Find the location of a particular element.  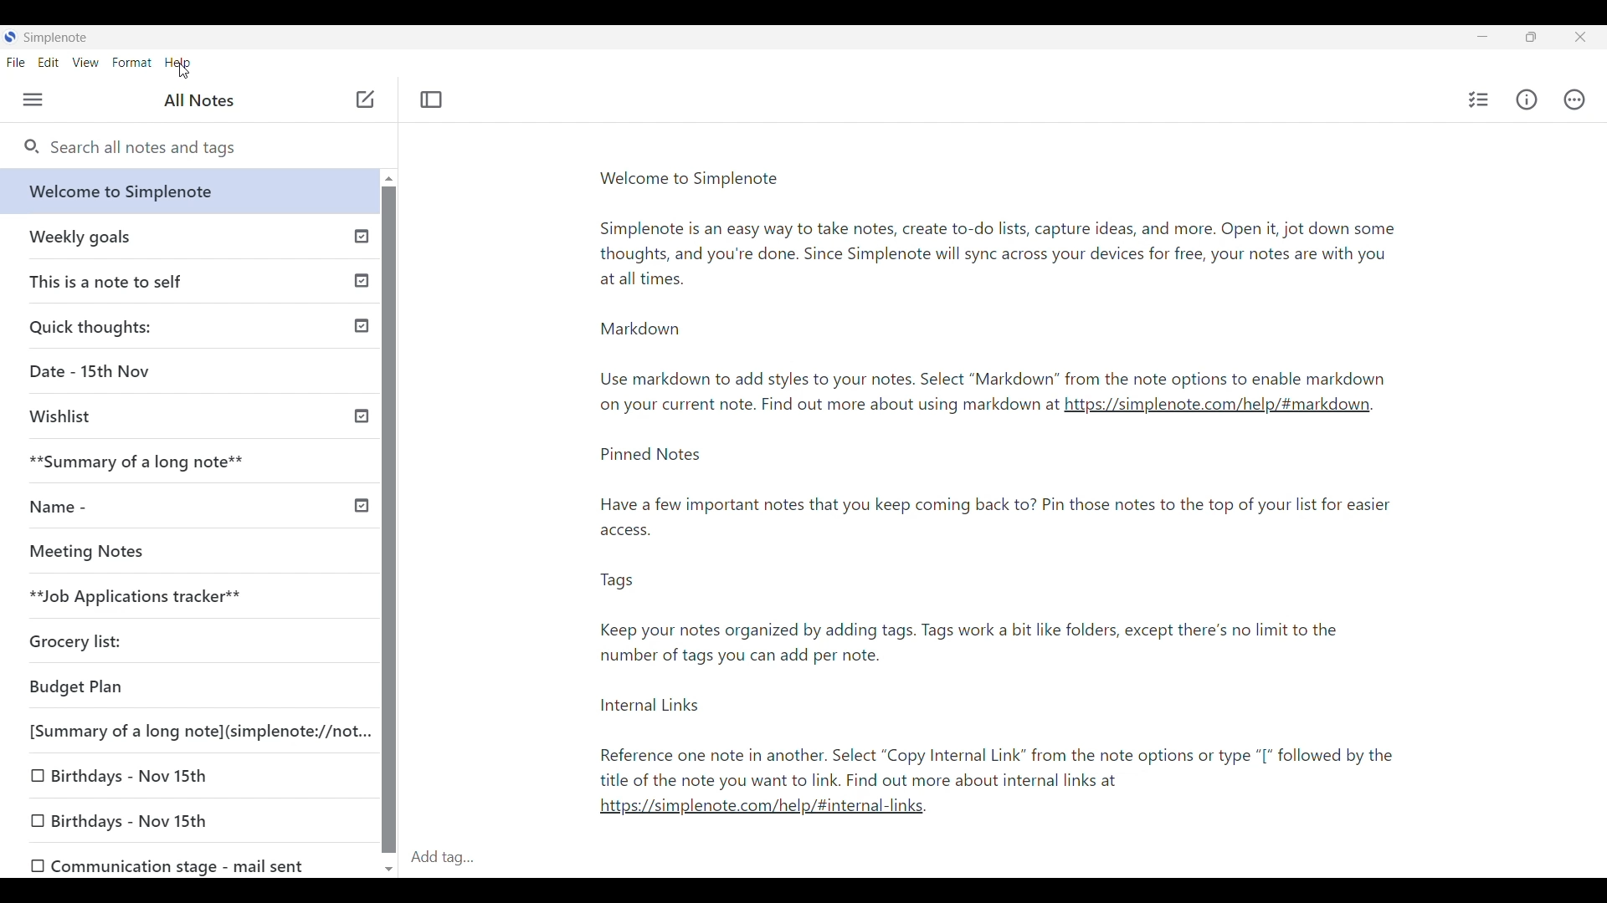

Menu is located at coordinates (33, 99).